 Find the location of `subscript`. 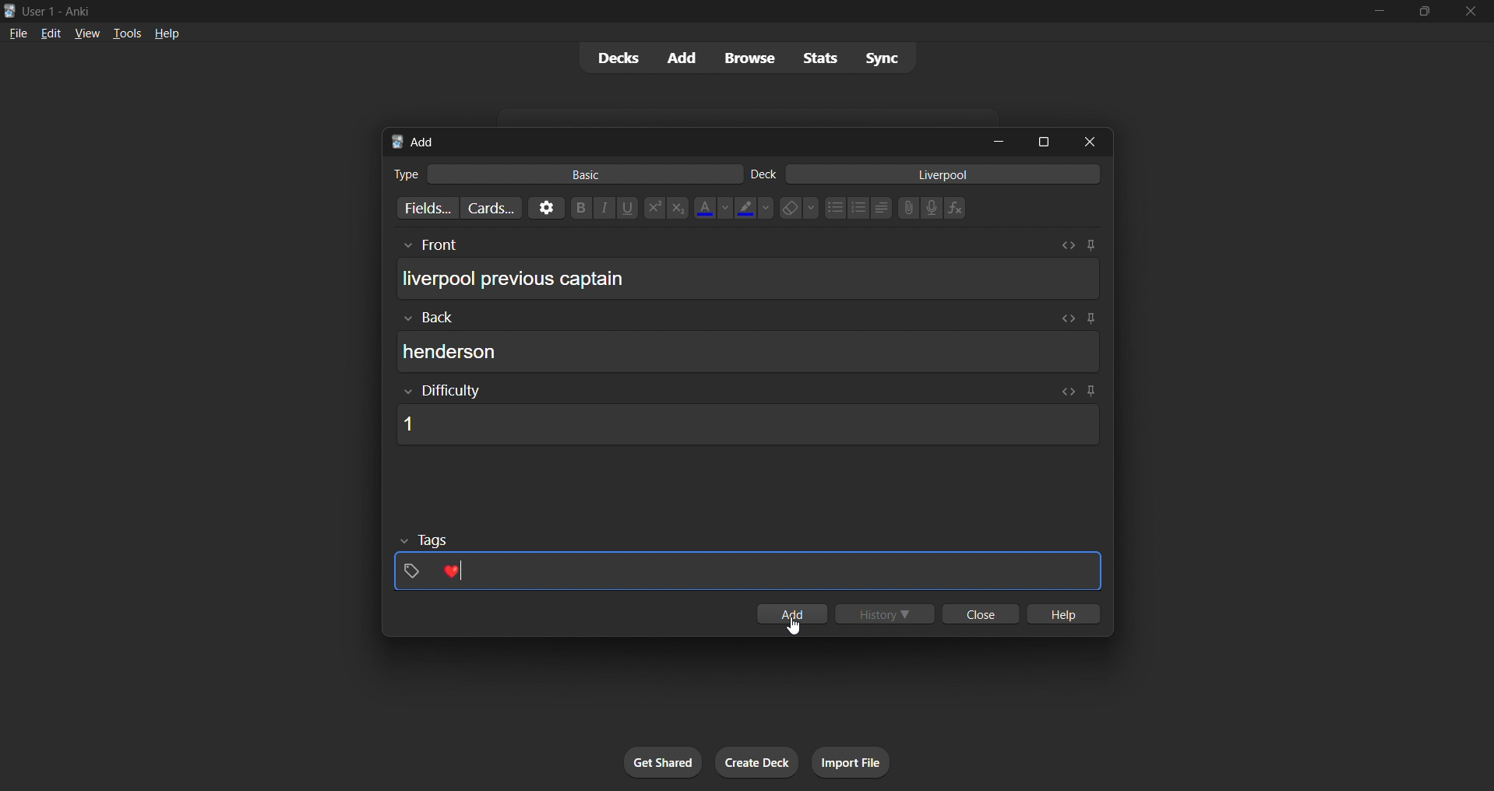

subscript is located at coordinates (676, 207).